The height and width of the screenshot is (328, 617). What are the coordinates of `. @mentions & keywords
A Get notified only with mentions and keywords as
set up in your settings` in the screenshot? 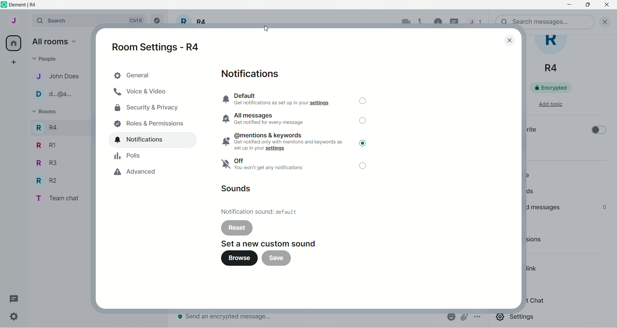 It's located at (280, 142).